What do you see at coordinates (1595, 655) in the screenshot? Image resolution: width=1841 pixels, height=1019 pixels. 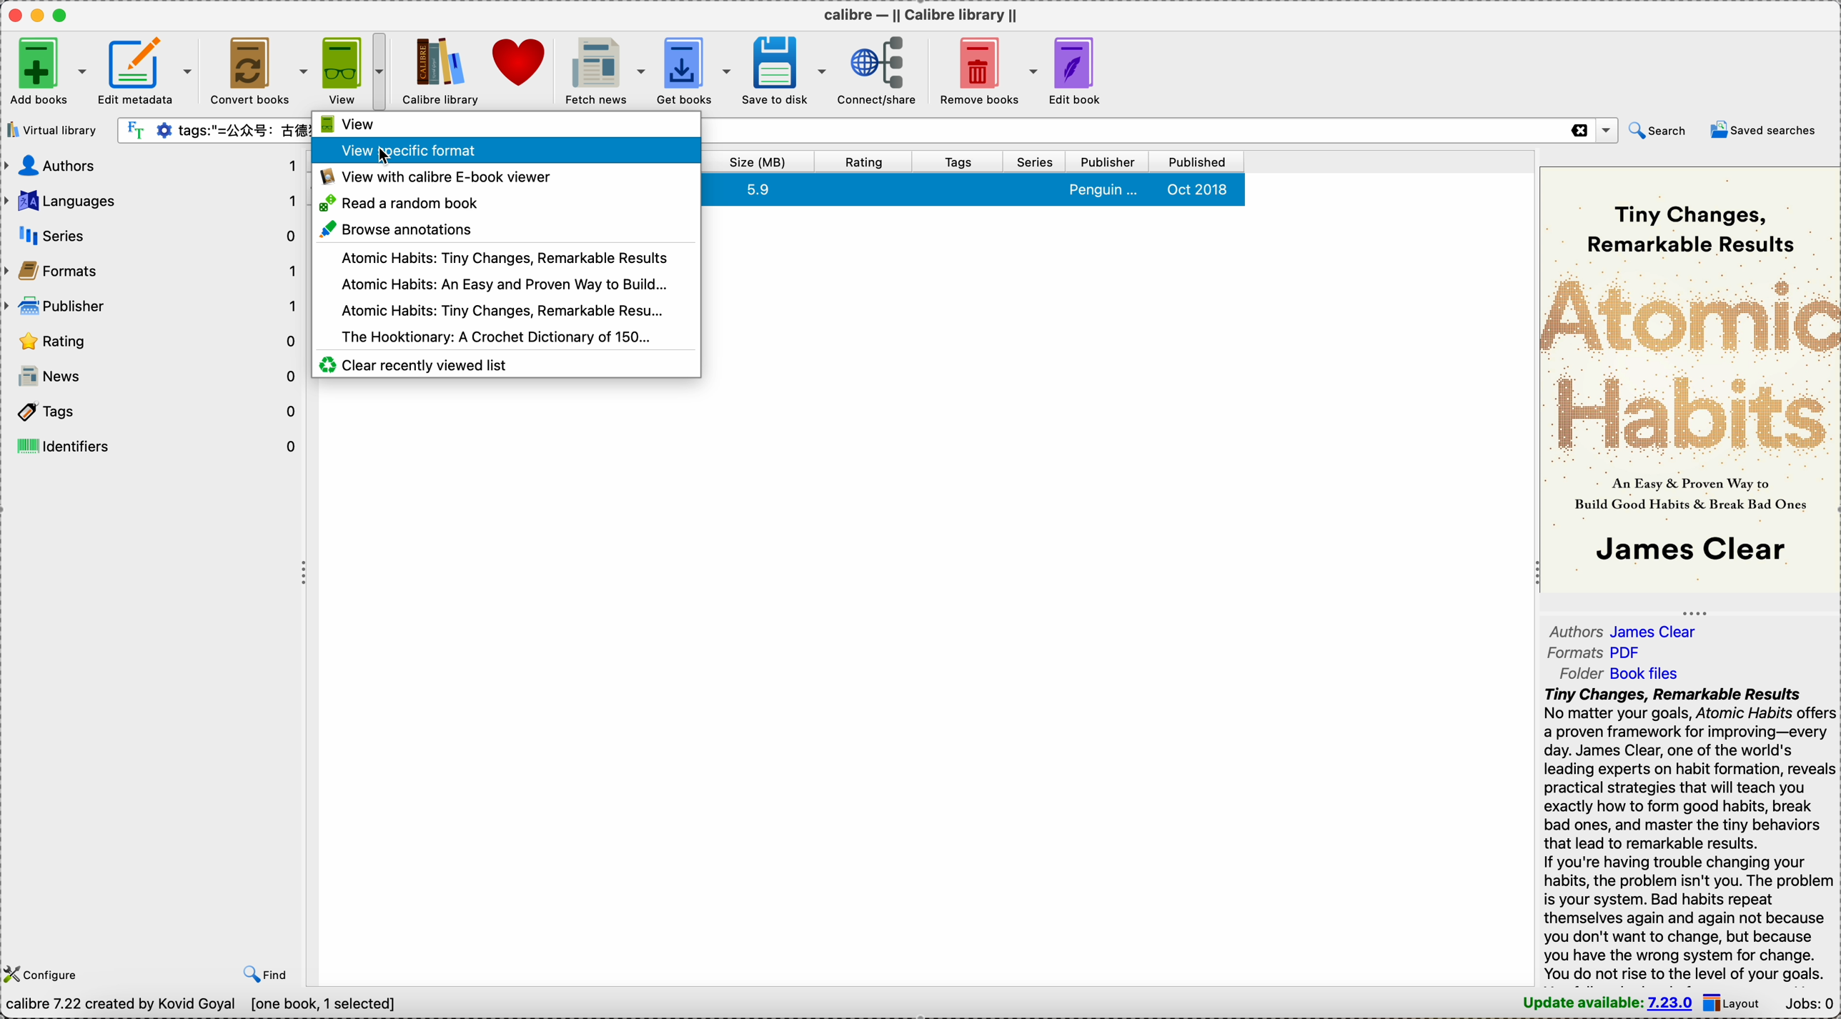 I see `formats` at bounding box center [1595, 655].